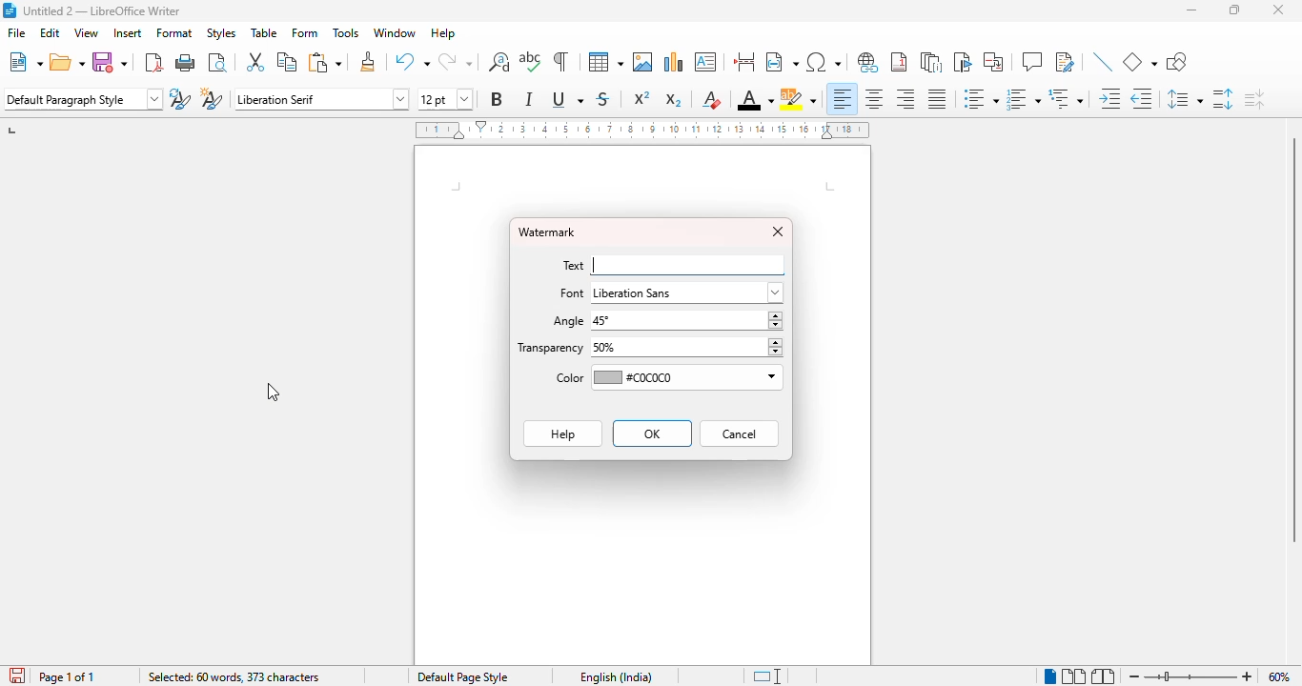  Describe the element at coordinates (275, 393) in the screenshot. I see `cursor` at that location.